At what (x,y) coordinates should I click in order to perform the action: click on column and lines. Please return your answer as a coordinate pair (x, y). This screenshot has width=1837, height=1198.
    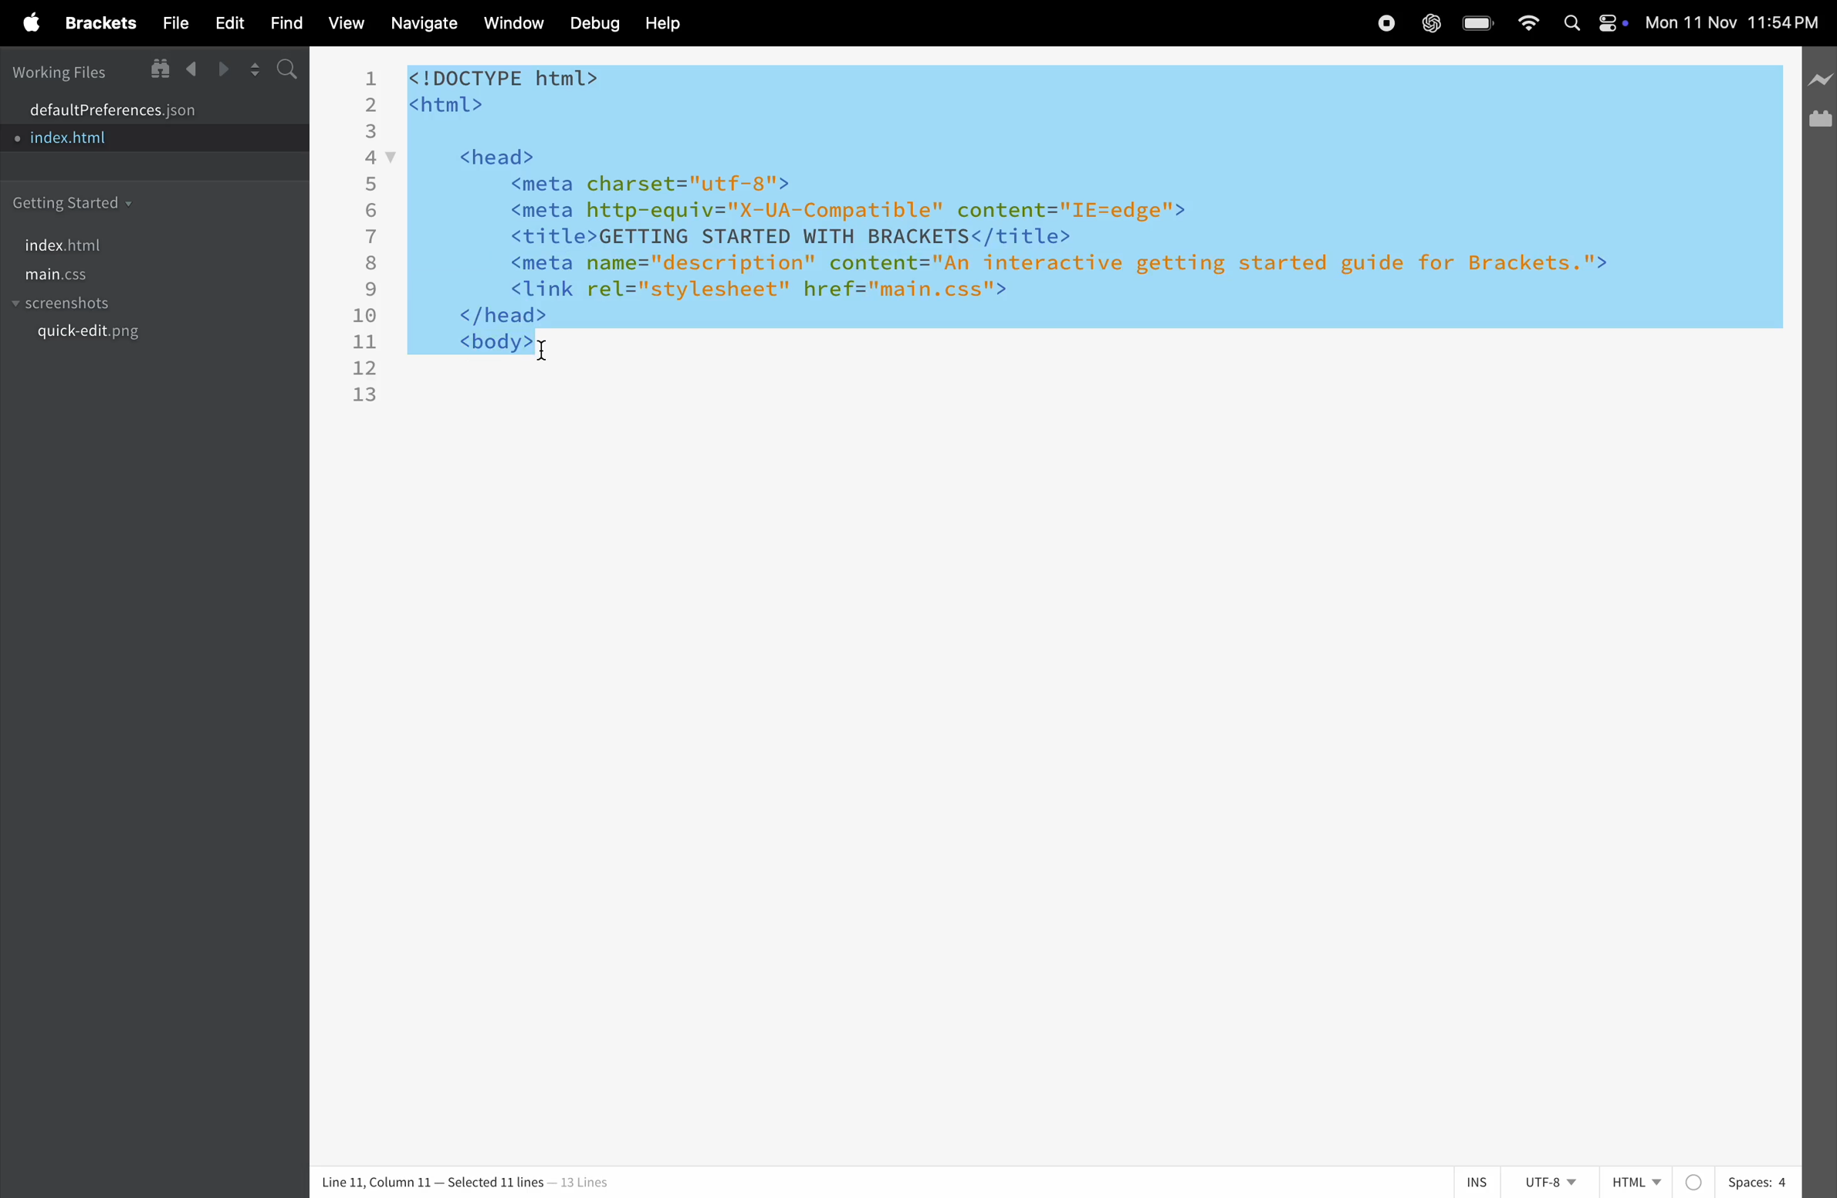
    Looking at the image, I should click on (461, 1179).